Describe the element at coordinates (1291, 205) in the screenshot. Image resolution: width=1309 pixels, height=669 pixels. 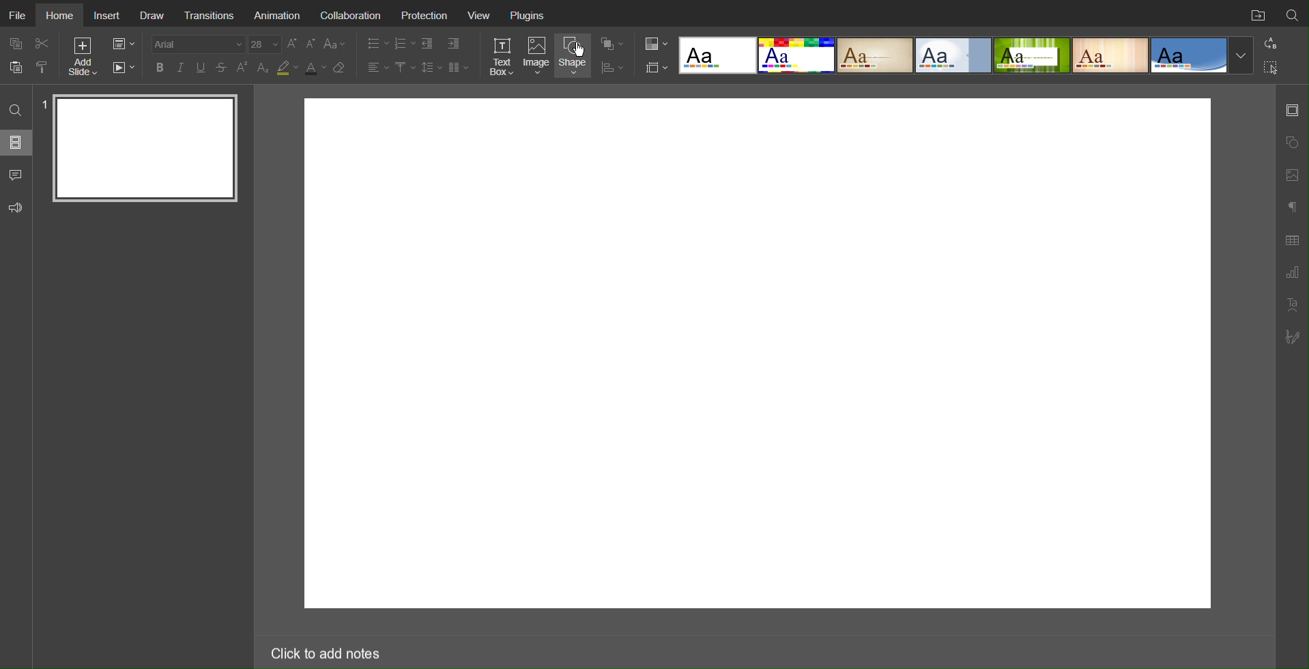
I see `Paragraph Settings` at that location.